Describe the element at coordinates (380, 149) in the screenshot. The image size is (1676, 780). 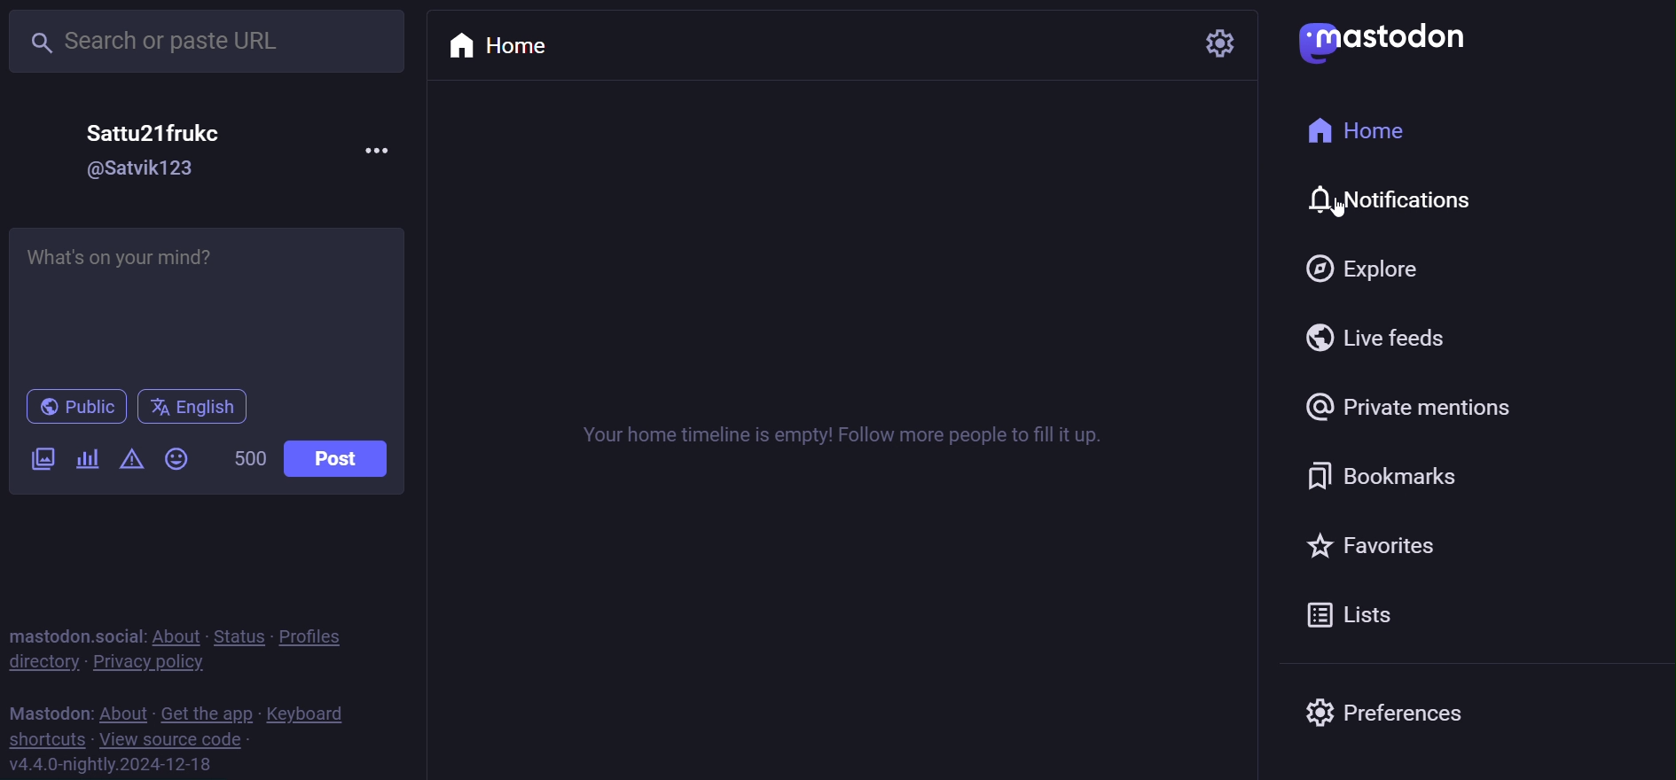
I see `more` at that location.